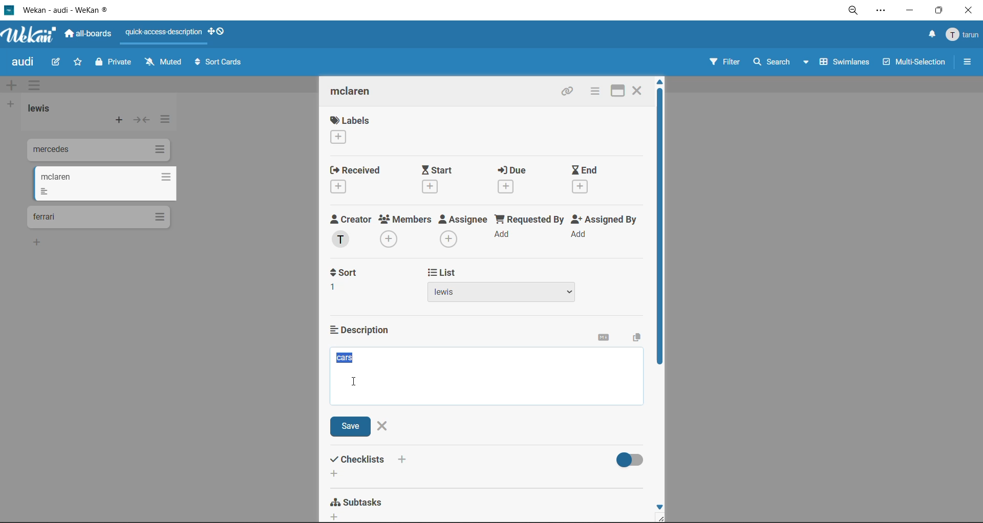  What do you see at coordinates (570, 92) in the screenshot?
I see `copy link` at bounding box center [570, 92].